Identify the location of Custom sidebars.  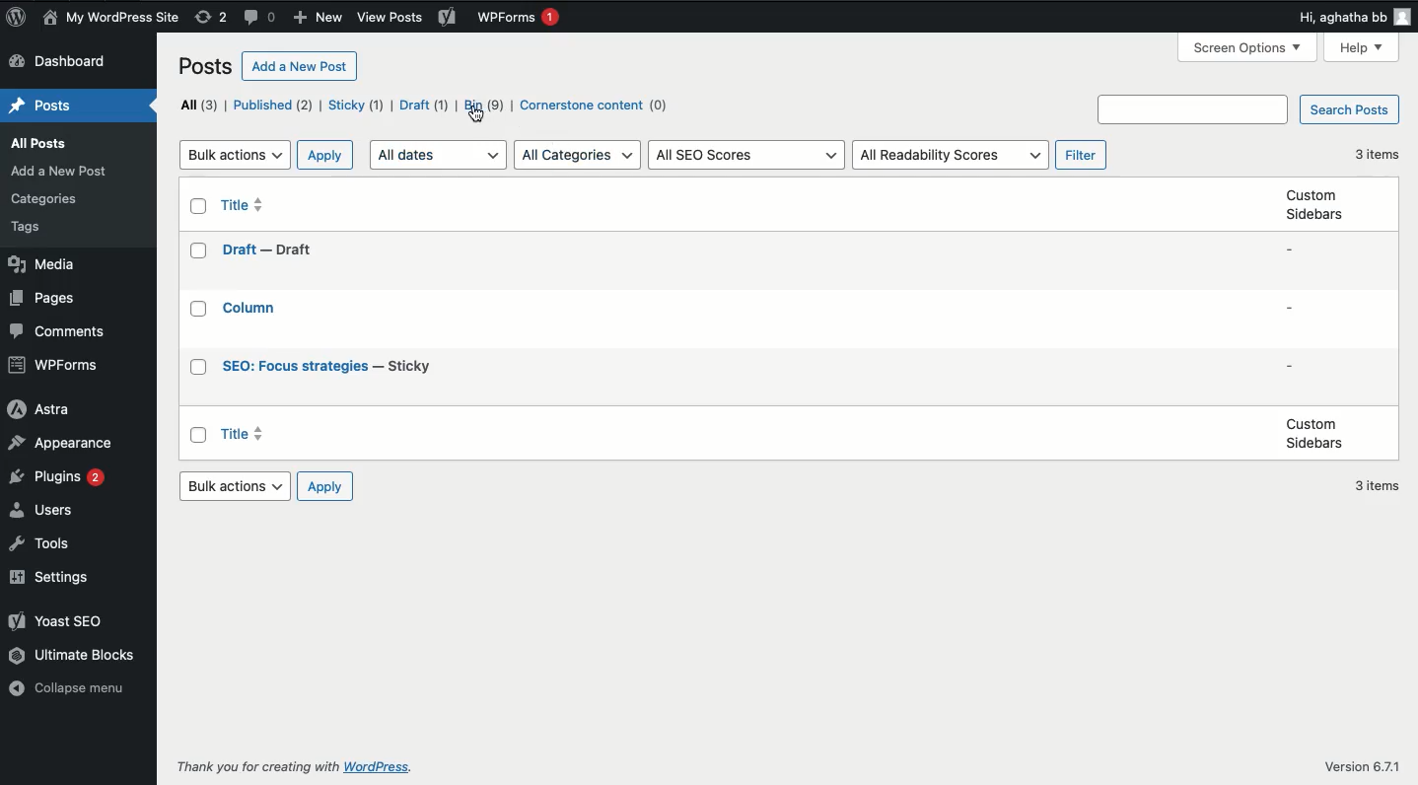
(1315, 432).